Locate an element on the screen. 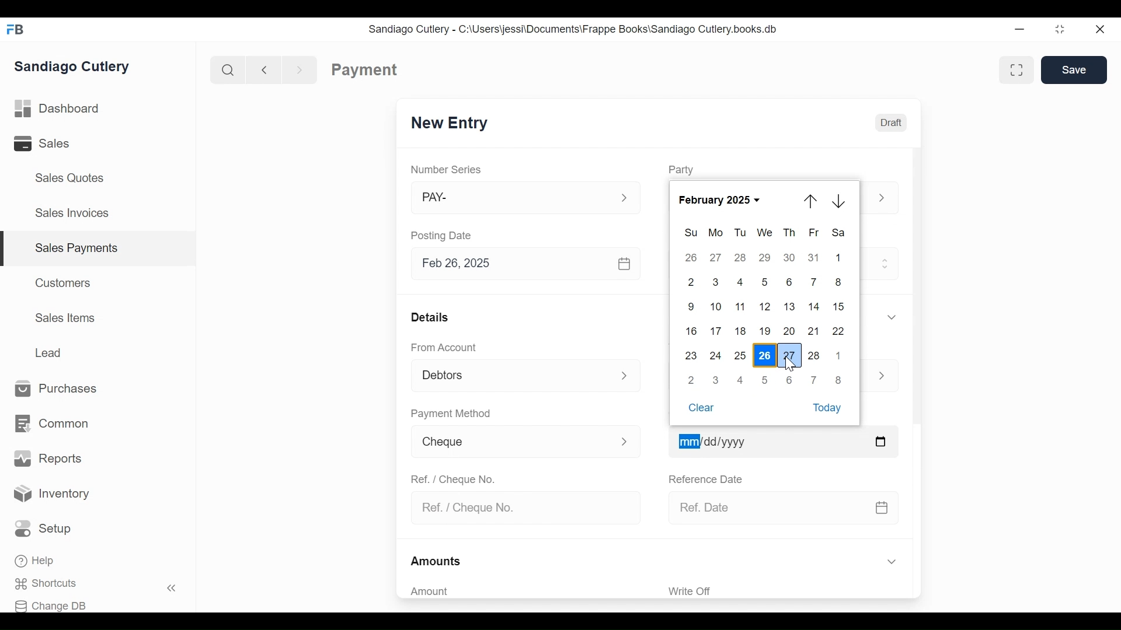 This screenshot has width=1121, height=630. Expand is located at coordinates (891, 562).